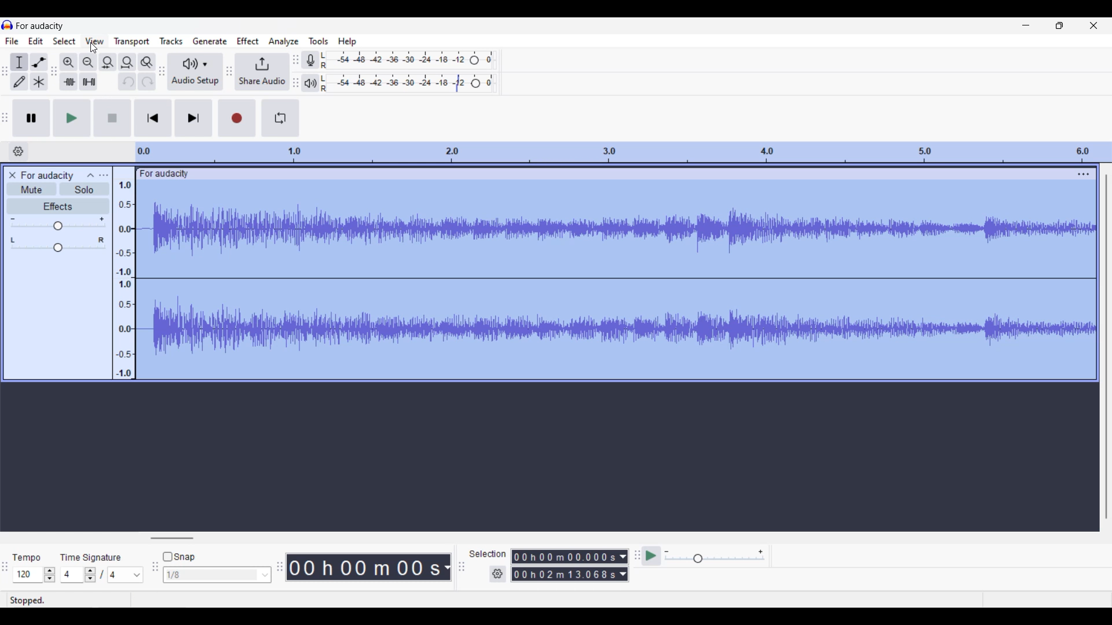 The width and height of the screenshot is (1112, 625). I want to click on Indicates selection duration settings, so click(488, 554).